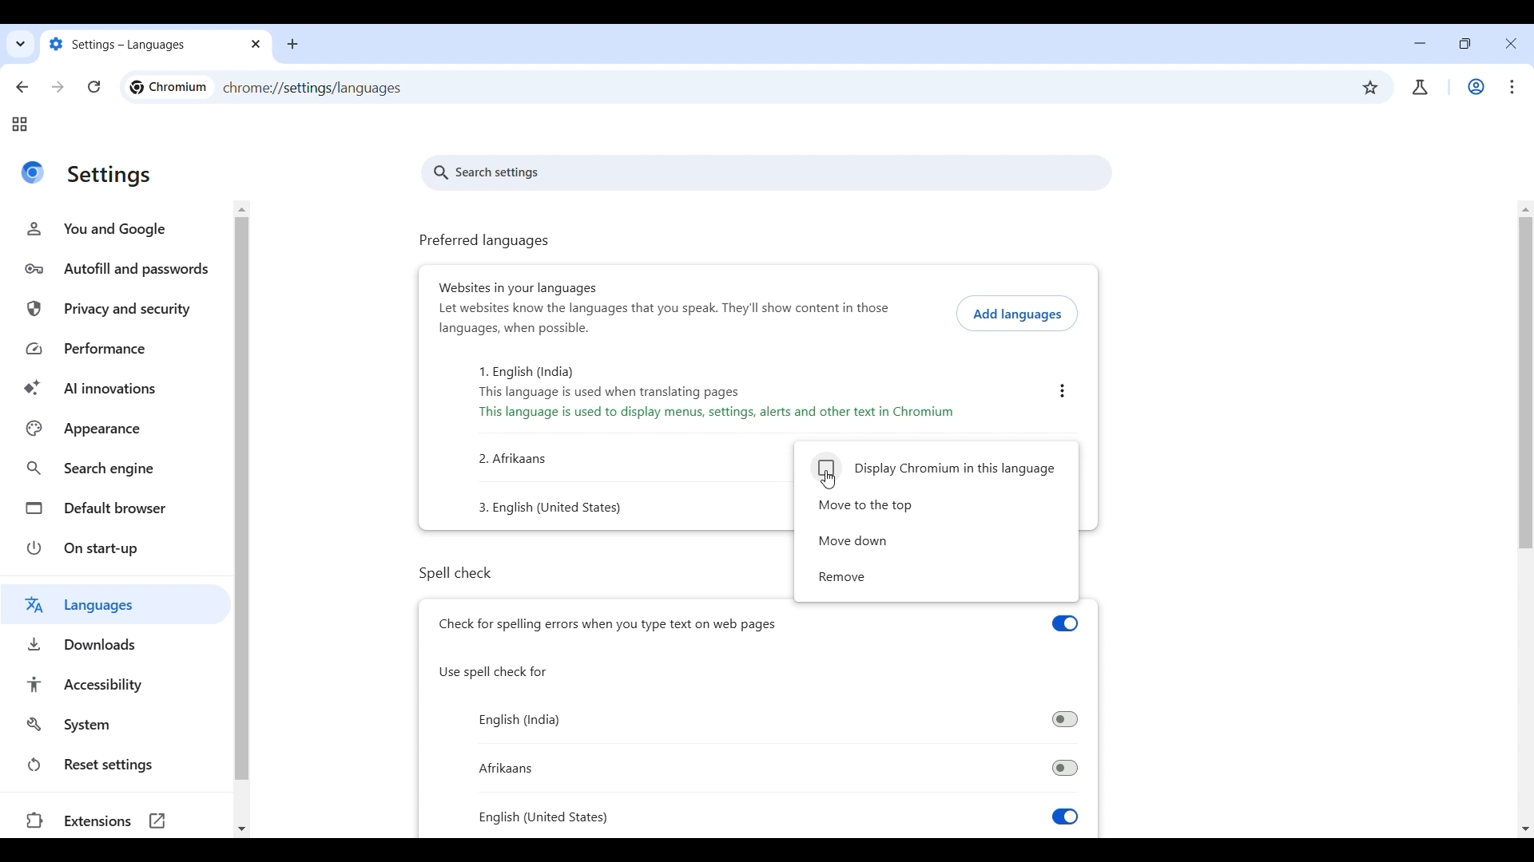  Describe the element at coordinates (665, 318) in the screenshot. I see `Website in your languages description ` at that location.